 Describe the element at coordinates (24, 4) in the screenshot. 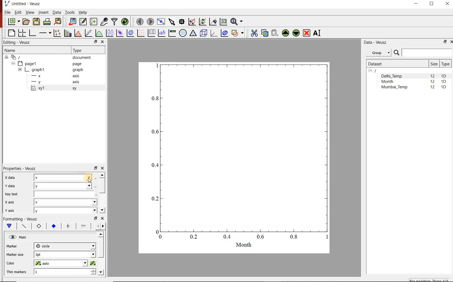

I see `Untitled-Veusz` at that location.